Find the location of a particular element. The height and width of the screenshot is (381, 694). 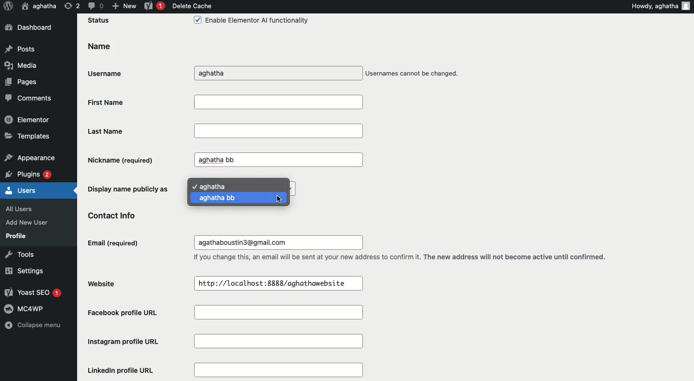

Username is located at coordinates (108, 72).